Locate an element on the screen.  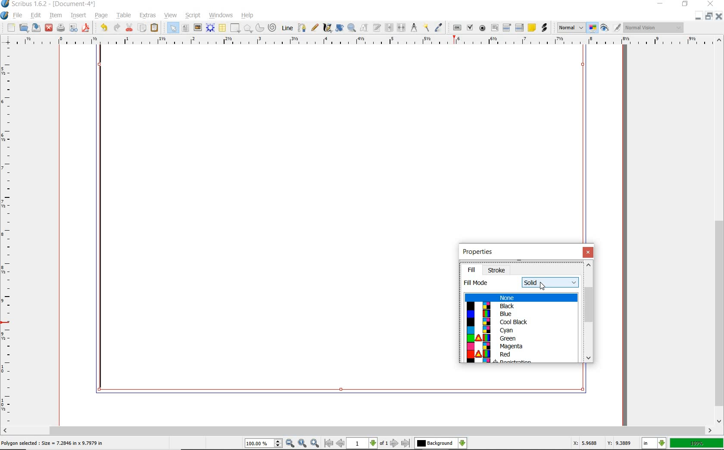
shape is located at coordinates (235, 28).